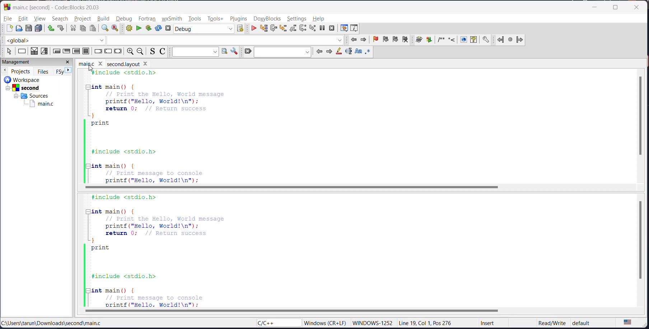 The height and width of the screenshot is (329, 649). What do you see at coordinates (193, 126) in the screenshot?
I see `code  editor` at bounding box center [193, 126].